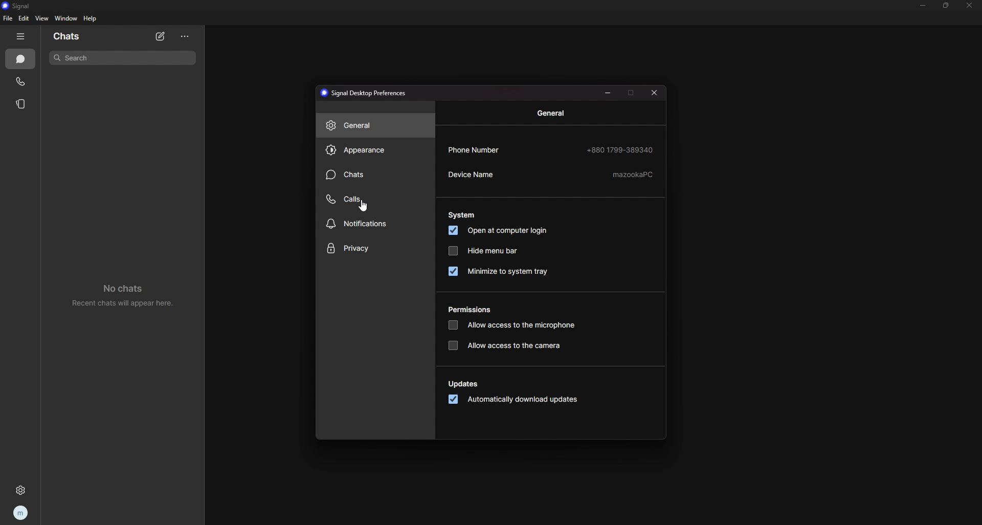 Image resolution: width=982 pixels, height=525 pixels. I want to click on settings, so click(23, 491).